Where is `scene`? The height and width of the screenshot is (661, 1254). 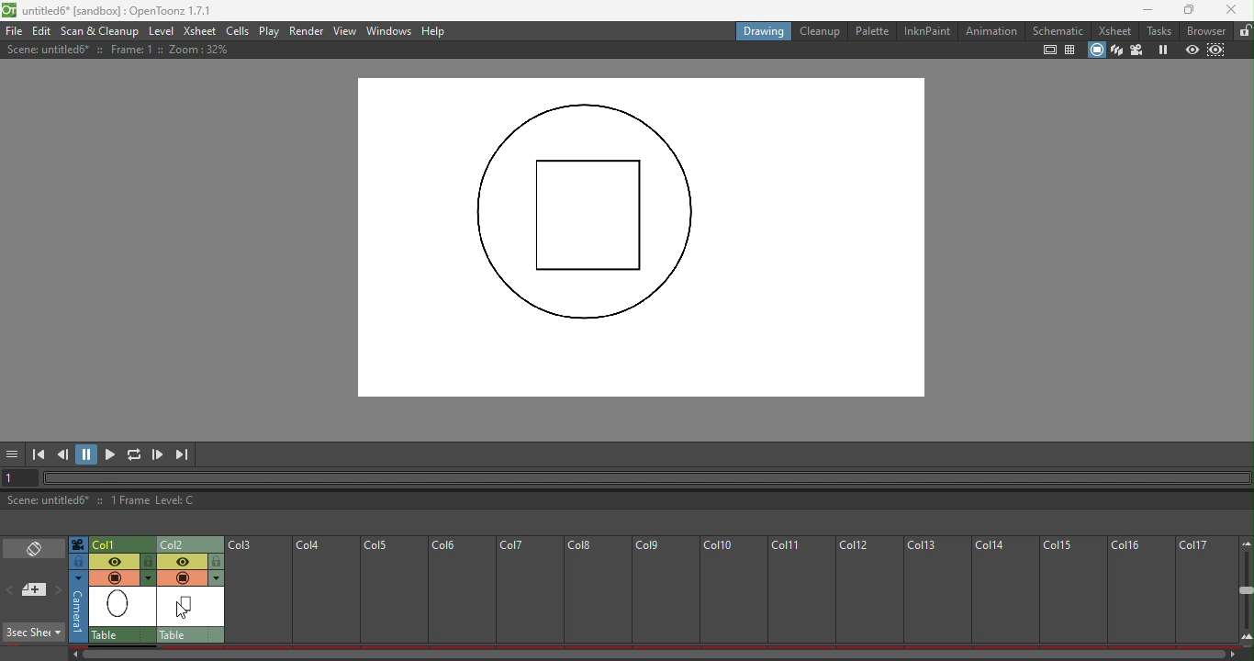
scene is located at coordinates (123, 607).